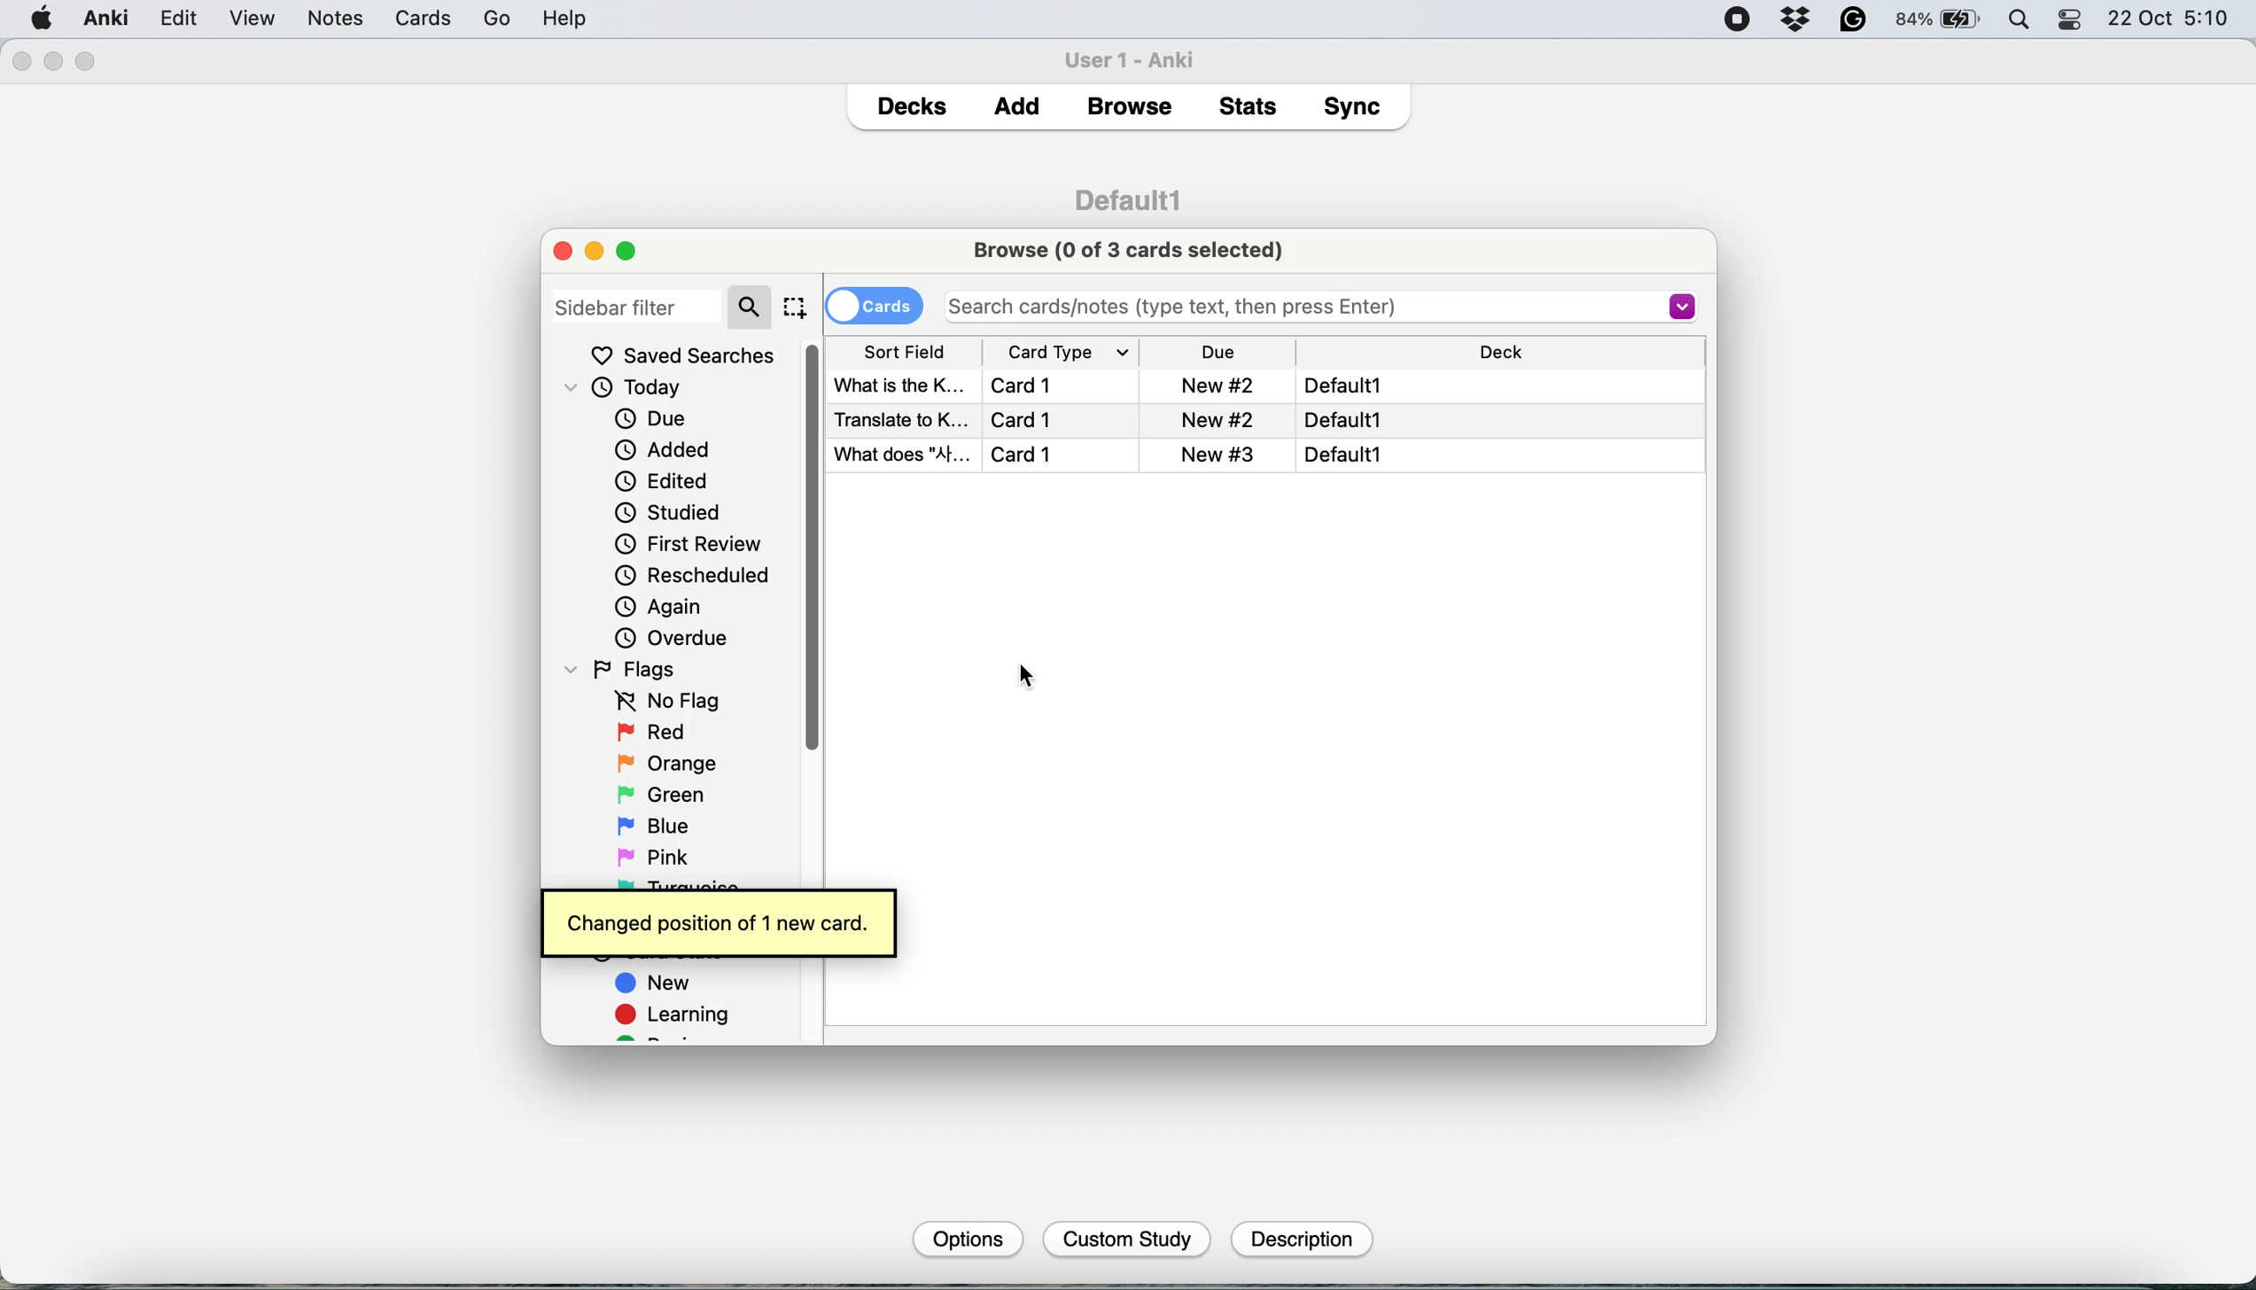 Image resolution: width=2256 pixels, height=1290 pixels. I want to click on learning, so click(679, 1017).